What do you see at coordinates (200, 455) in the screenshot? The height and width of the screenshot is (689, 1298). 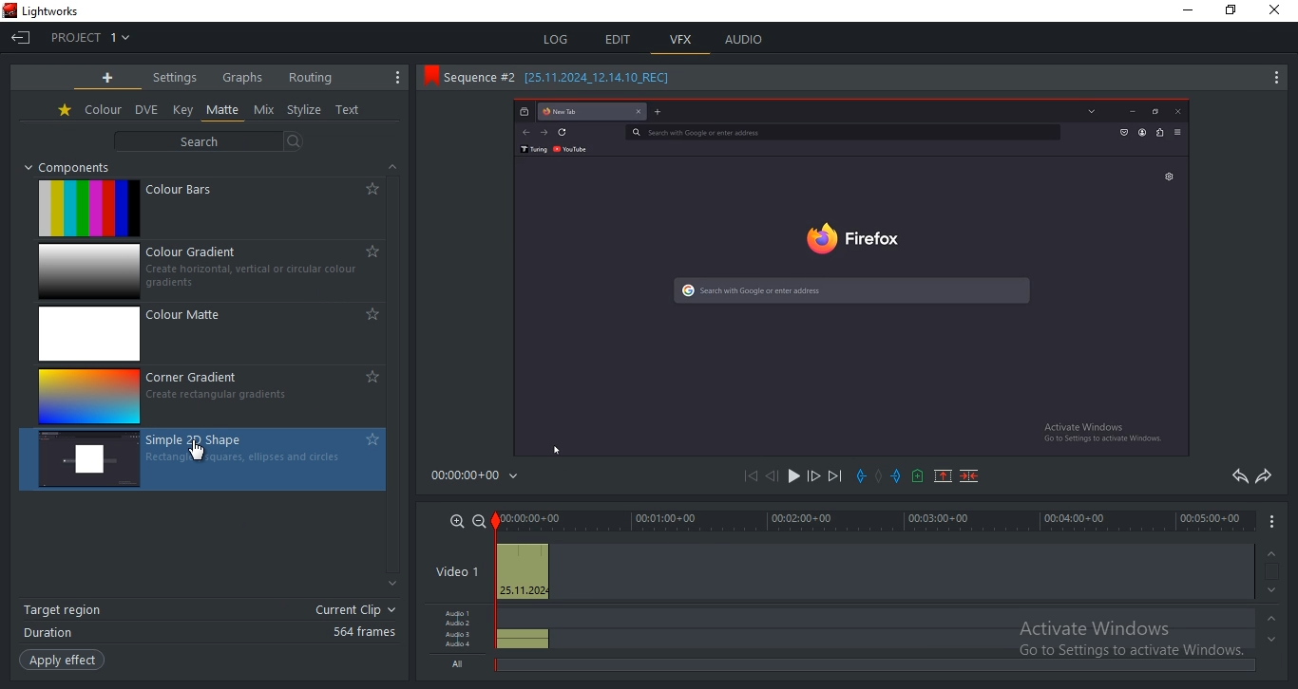 I see `cursor` at bounding box center [200, 455].